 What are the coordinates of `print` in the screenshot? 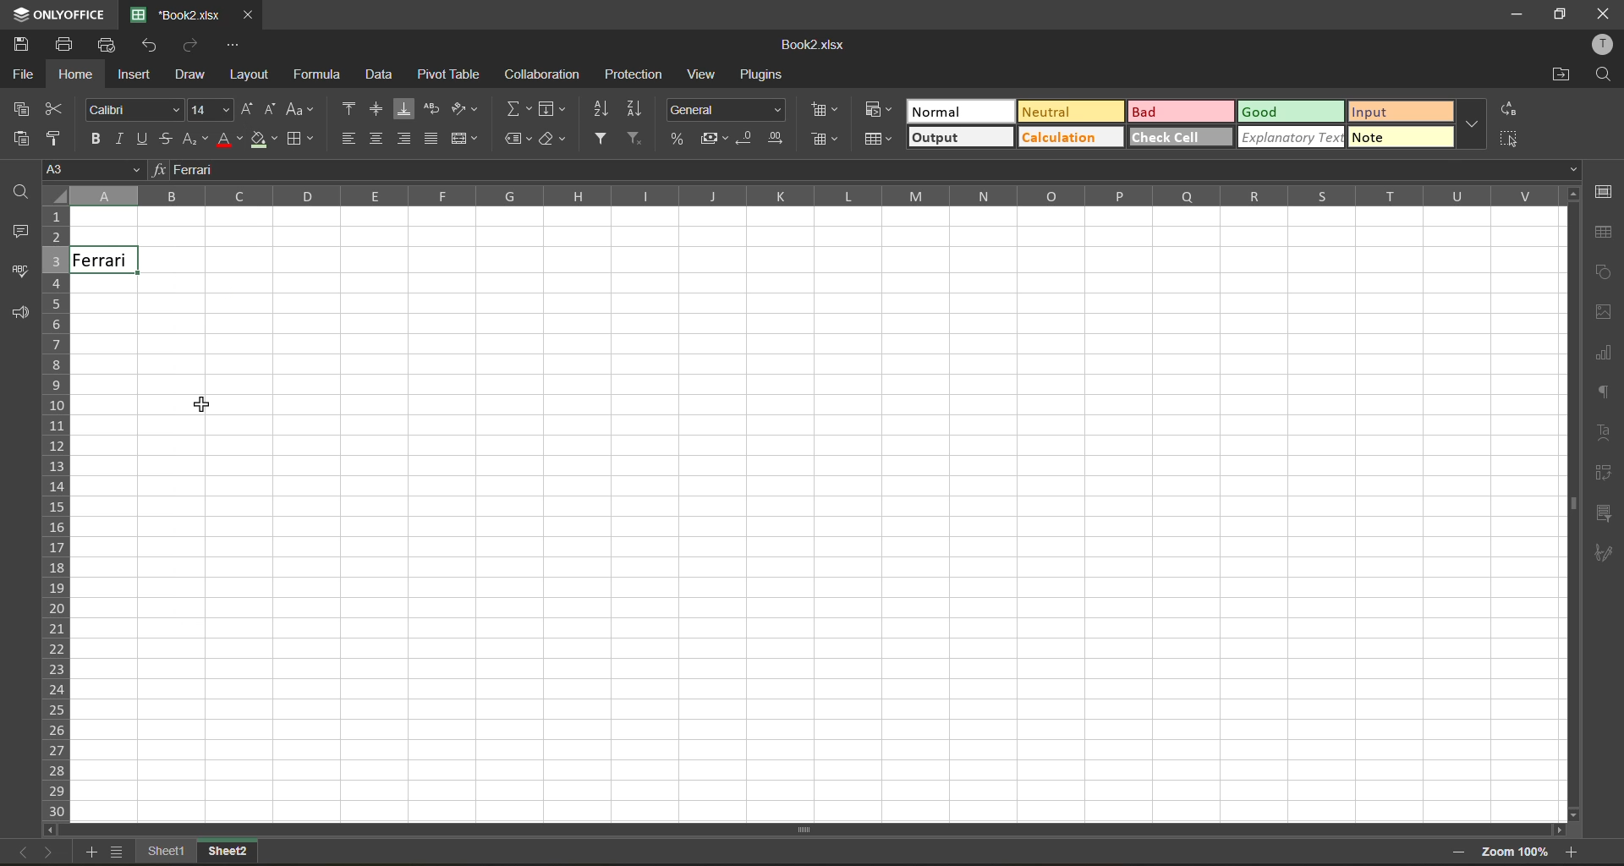 It's located at (69, 46).